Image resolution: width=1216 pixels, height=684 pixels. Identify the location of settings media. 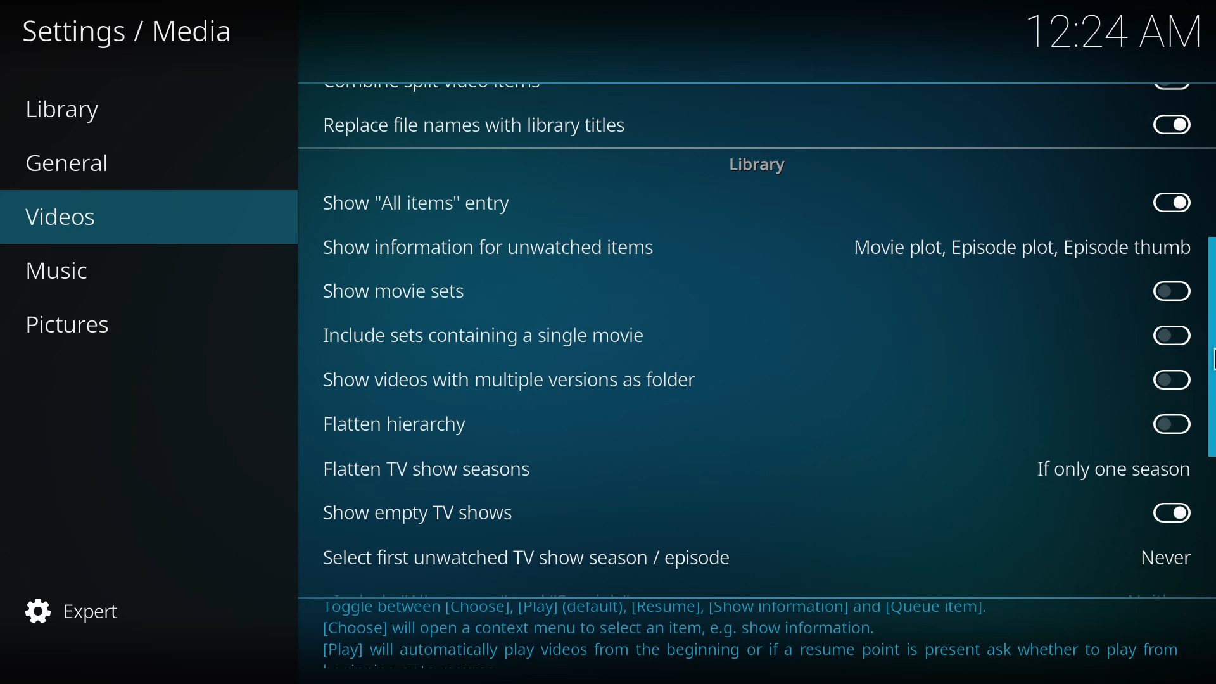
(134, 30).